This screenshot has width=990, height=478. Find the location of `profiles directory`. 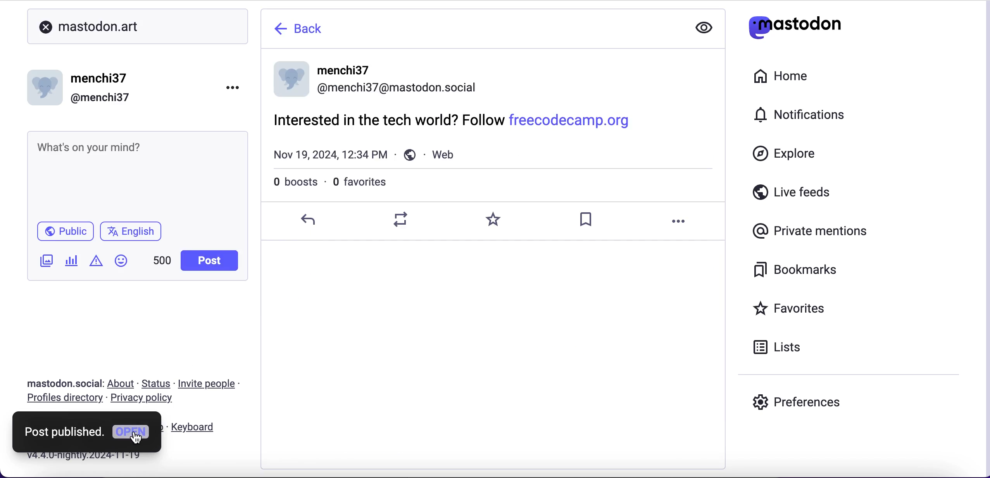

profiles directory is located at coordinates (64, 400).